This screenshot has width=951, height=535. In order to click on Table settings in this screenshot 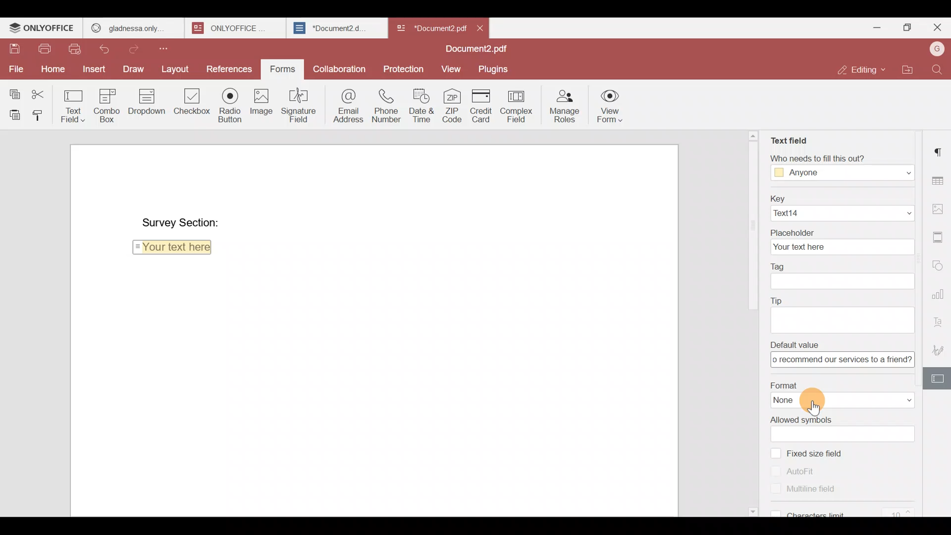, I will do `click(940, 180)`.